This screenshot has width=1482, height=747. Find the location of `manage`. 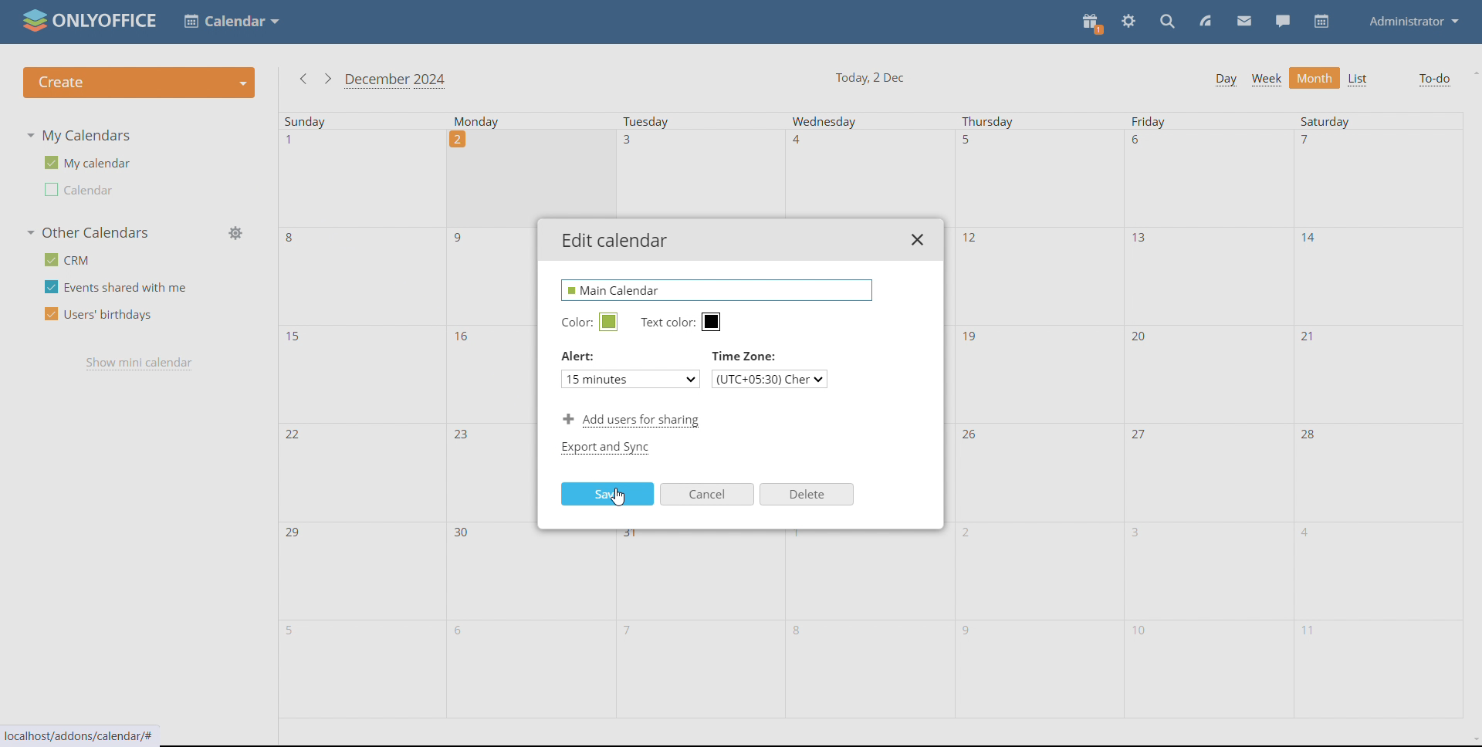

manage is located at coordinates (239, 233).